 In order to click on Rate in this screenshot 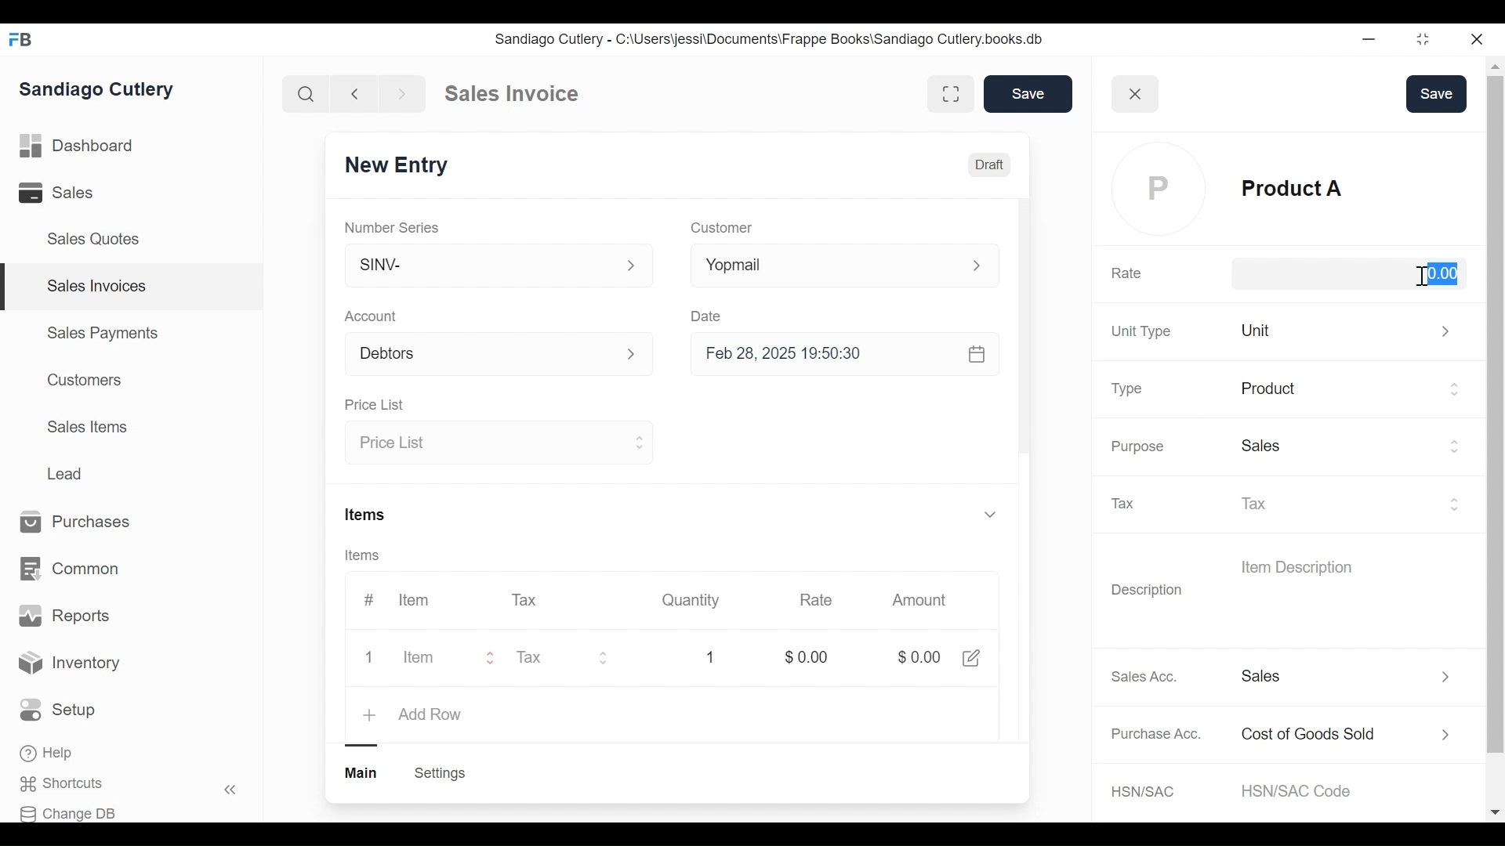, I will do `click(1126, 274)`.